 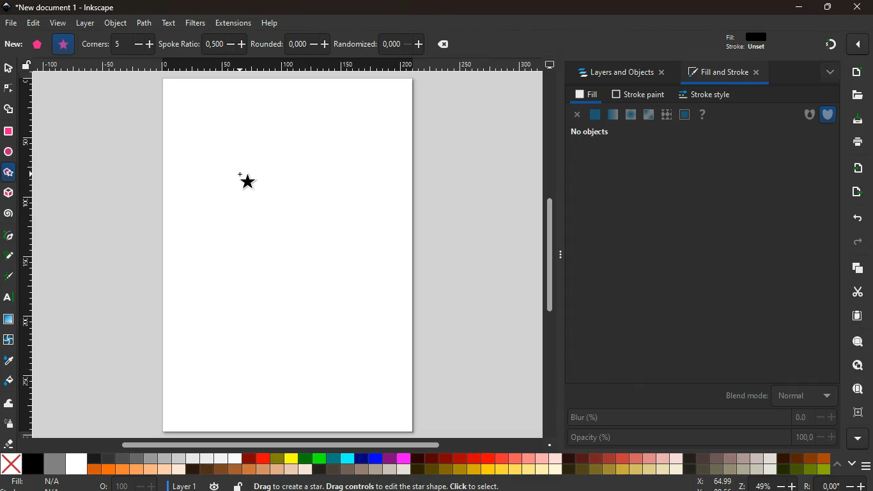 I want to click on shape cursor, so click(x=253, y=183).